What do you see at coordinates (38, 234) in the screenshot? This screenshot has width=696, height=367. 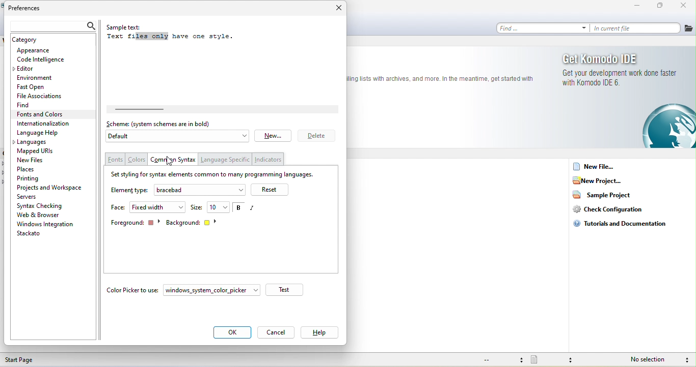 I see `stackato` at bounding box center [38, 234].